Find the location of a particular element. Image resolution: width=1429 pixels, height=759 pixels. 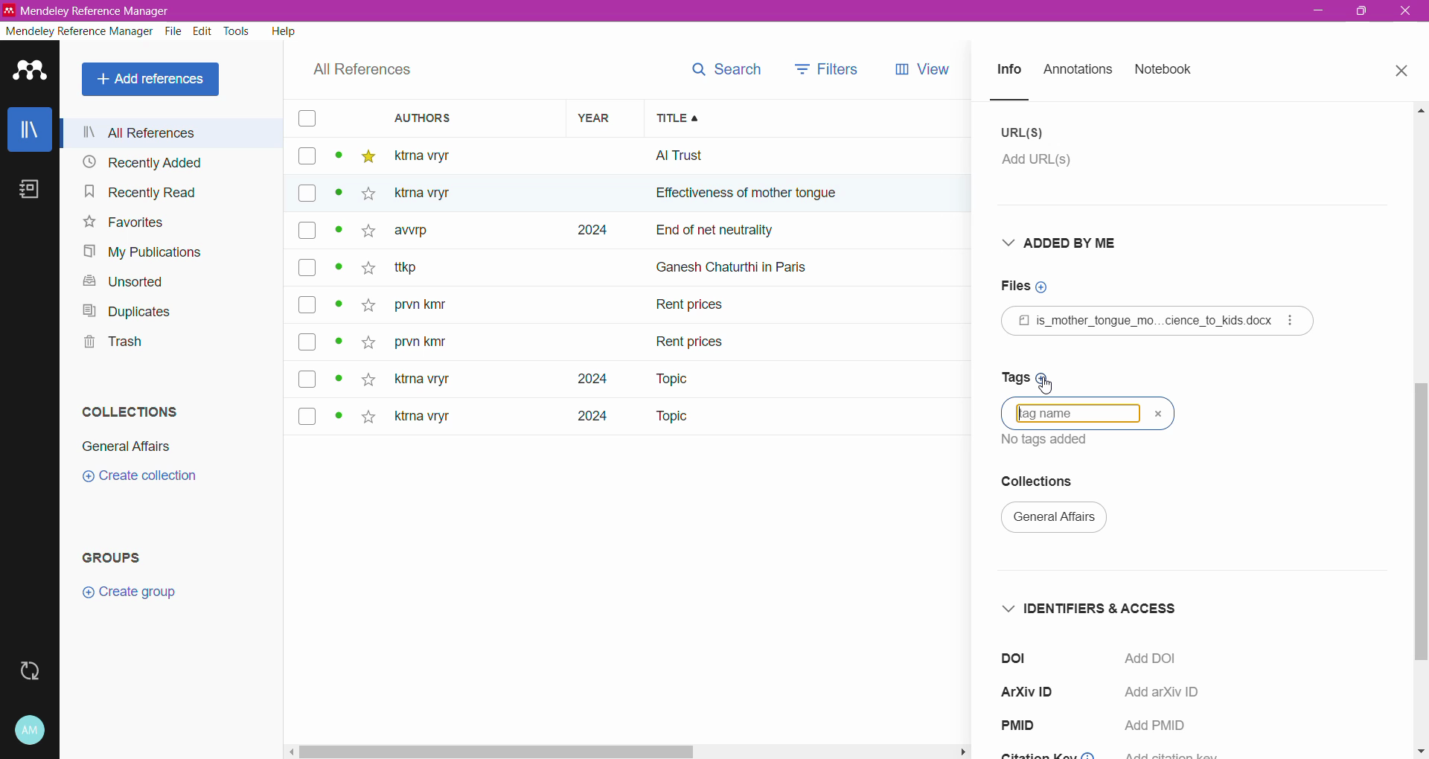

star is located at coordinates (365, 306).